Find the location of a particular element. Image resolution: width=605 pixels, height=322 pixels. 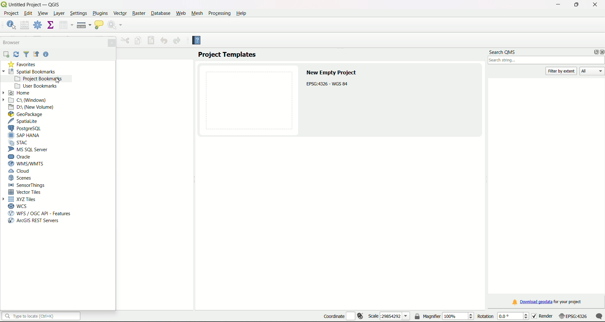

Favorties is located at coordinates (22, 64).